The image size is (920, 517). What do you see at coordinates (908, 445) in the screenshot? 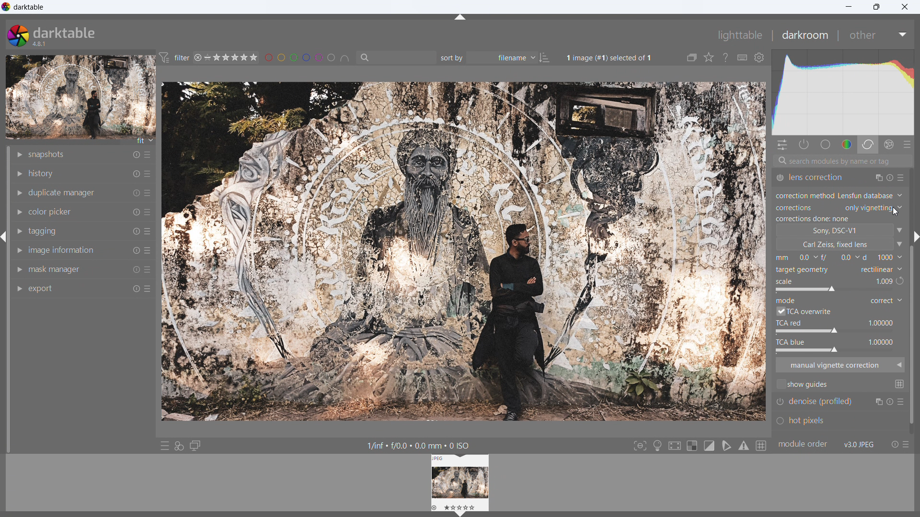
I see `presets` at bounding box center [908, 445].